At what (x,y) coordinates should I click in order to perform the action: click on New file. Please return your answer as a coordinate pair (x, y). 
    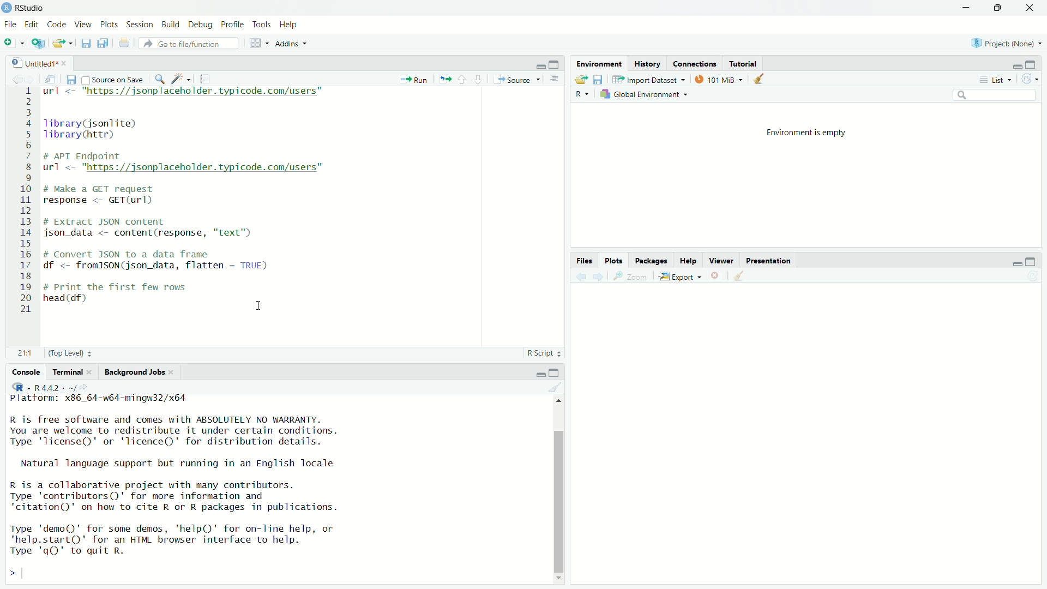
    Looking at the image, I should click on (15, 43).